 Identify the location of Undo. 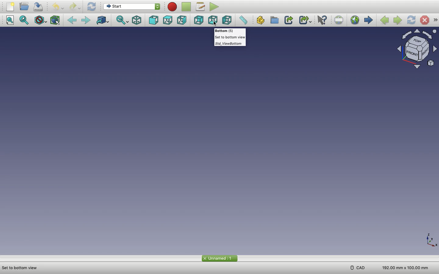
(58, 7).